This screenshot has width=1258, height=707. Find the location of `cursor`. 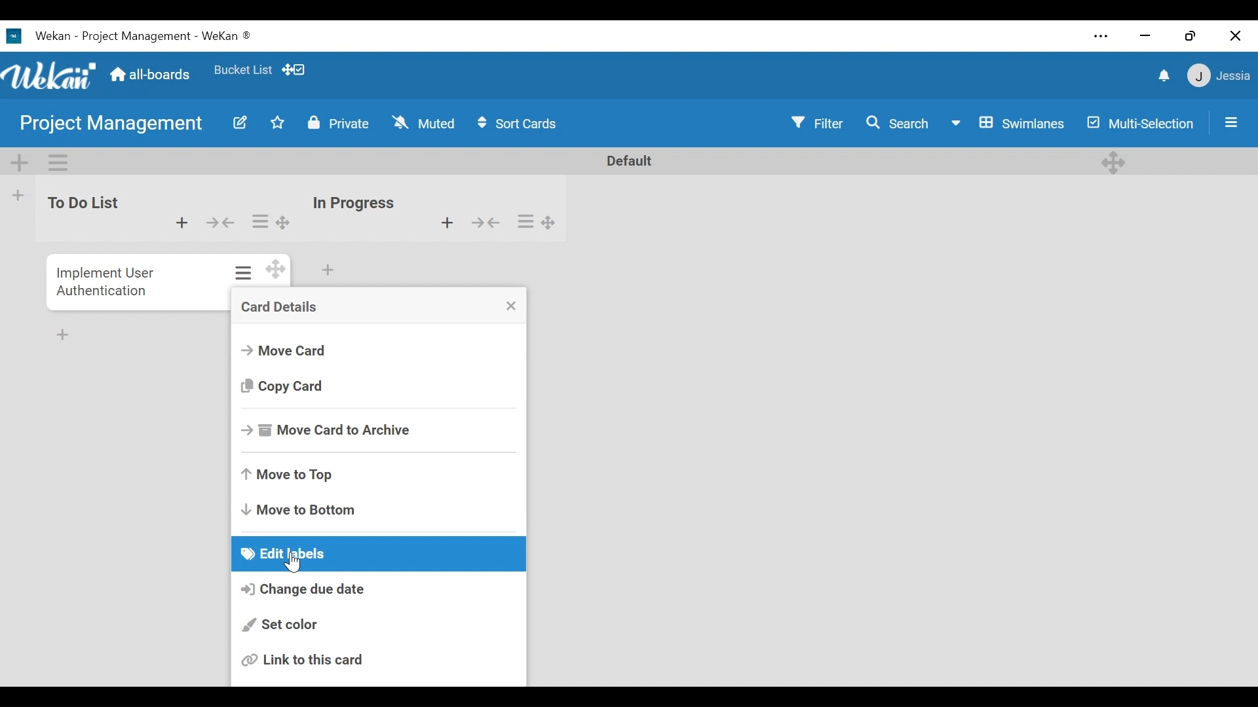

cursor is located at coordinates (292, 567).